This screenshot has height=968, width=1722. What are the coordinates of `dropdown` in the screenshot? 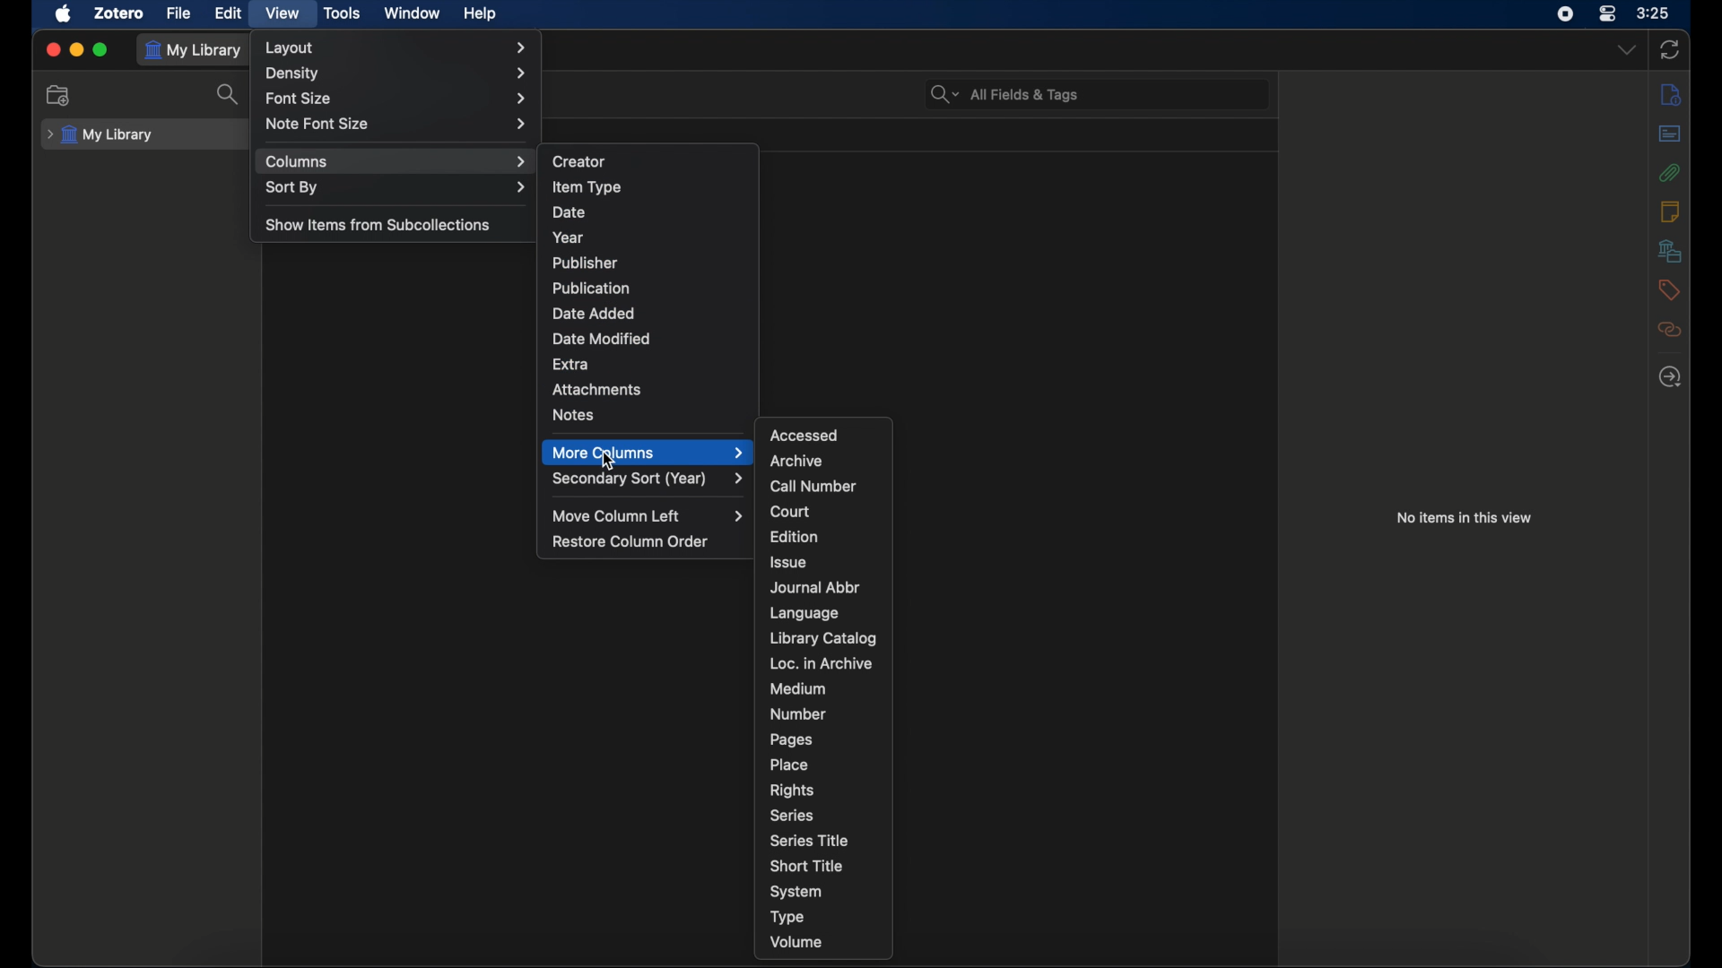 It's located at (1627, 50).